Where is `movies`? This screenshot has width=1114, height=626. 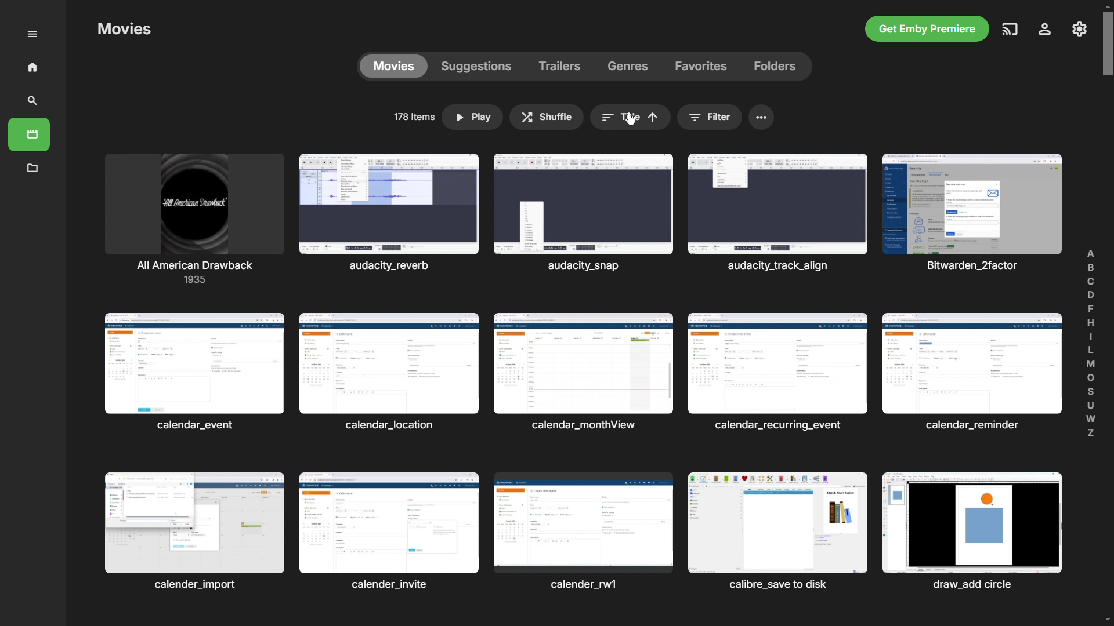
movies is located at coordinates (32, 133).